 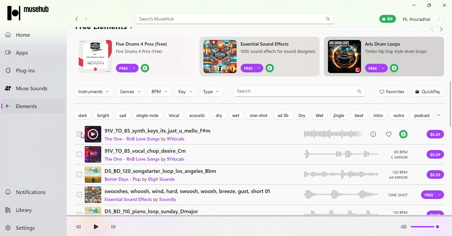 What do you see at coordinates (251, 153) in the screenshot?
I see `91V1_TO_85_vocal_Chop_desire_CM` at bounding box center [251, 153].